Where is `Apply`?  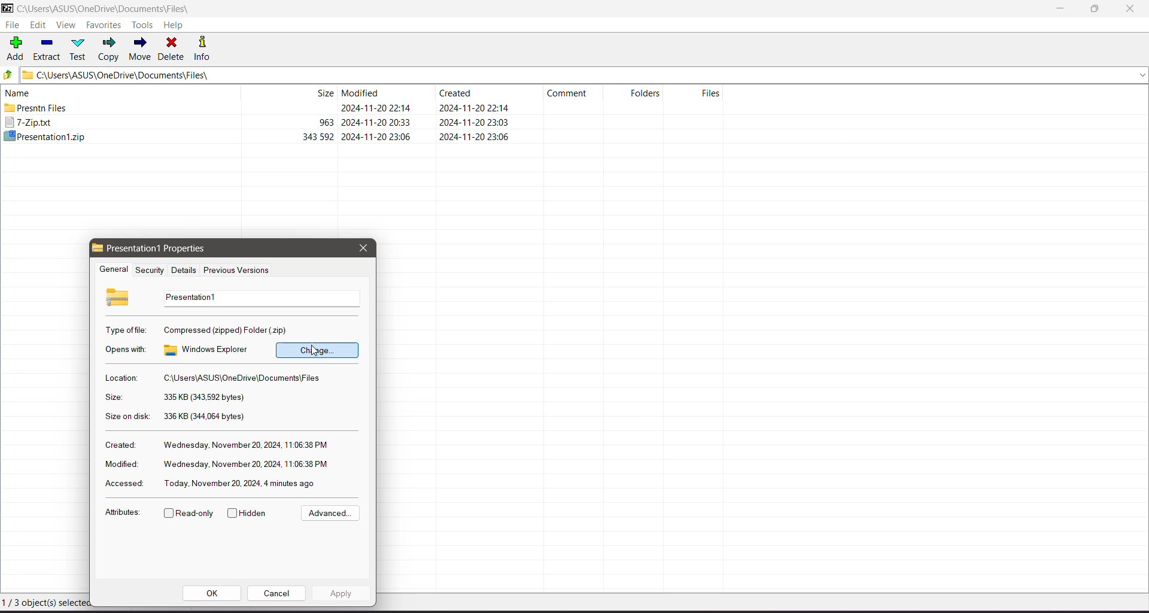
Apply is located at coordinates (341, 593).